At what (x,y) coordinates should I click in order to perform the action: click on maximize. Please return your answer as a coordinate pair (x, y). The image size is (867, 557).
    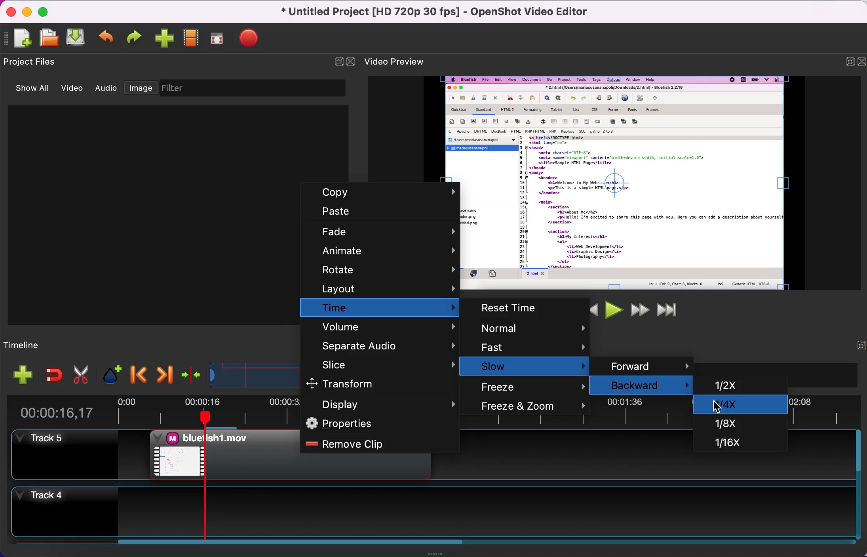
    Looking at the image, I should click on (48, 11).